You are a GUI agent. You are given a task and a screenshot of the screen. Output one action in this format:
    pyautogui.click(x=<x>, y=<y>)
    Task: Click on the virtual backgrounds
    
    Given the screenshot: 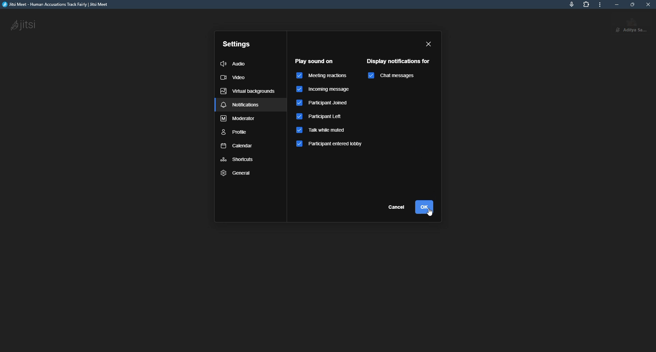 What is the action you would take?
    pyautogui.click(x=247, y=91)
    